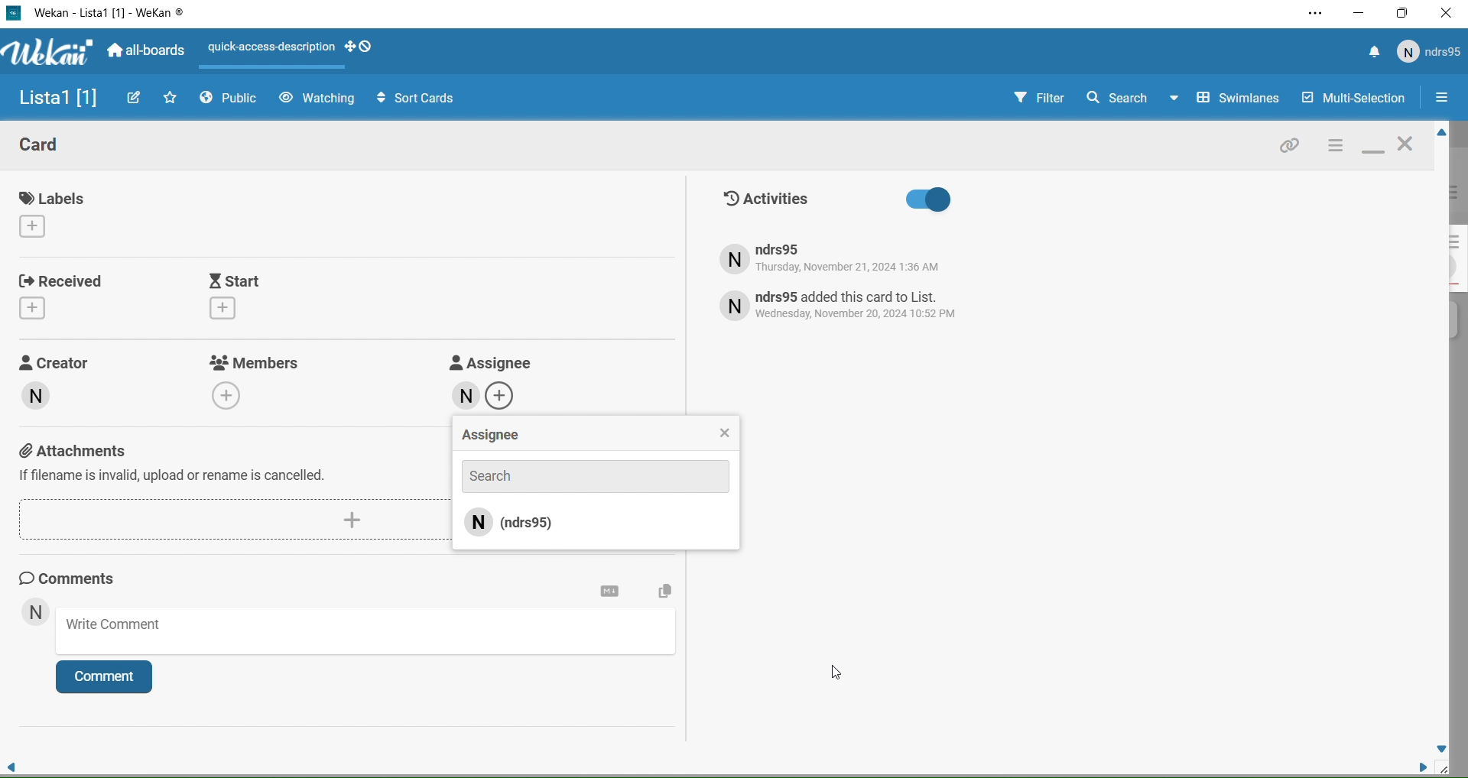  Describe the element at coordinates (276, 297) in the screenshot. I see `Start` at that location.